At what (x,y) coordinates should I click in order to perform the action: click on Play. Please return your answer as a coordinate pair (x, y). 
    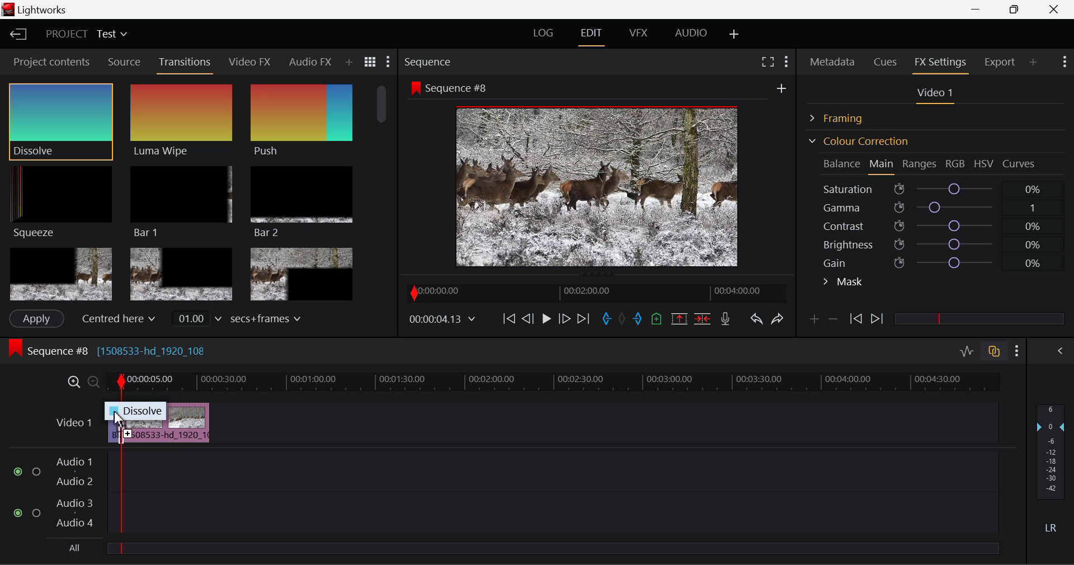
    Looking at the image, I should click on (545, 319).